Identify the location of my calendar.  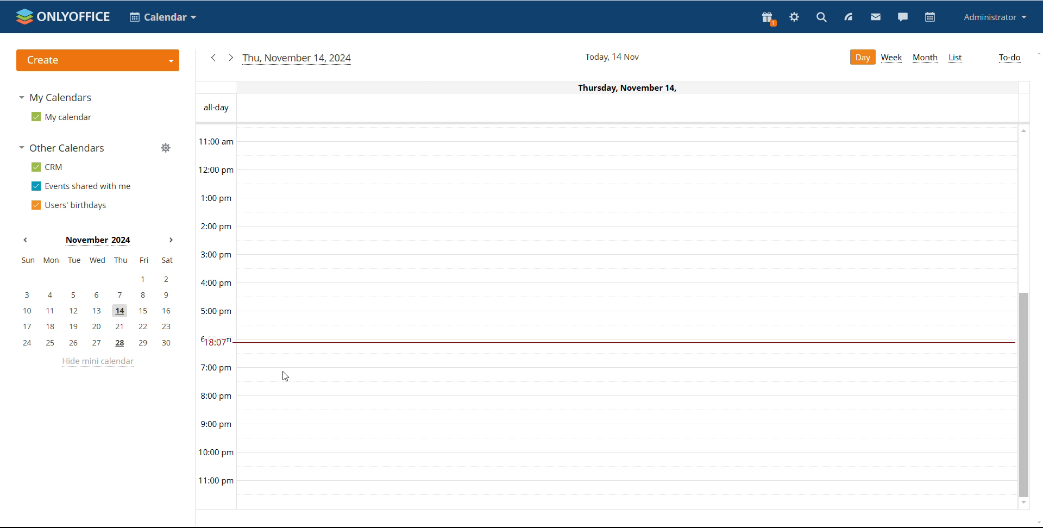
(61, 117).